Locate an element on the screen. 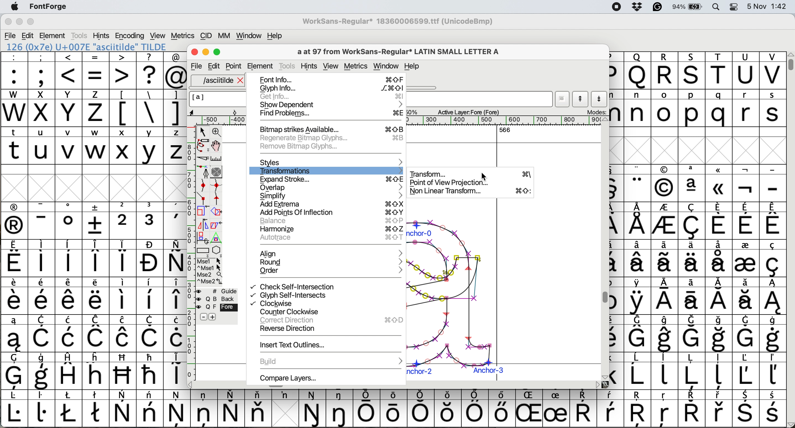 This screenshot has width=795, height=428. x is located at coordinates (41, 108).